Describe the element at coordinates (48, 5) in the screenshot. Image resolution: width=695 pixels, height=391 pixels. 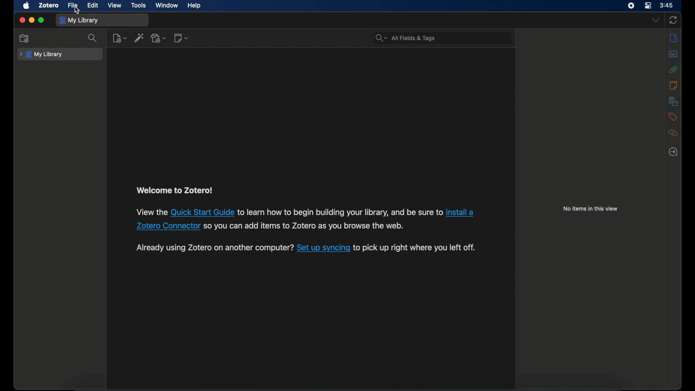
I see `zotero` at that location.